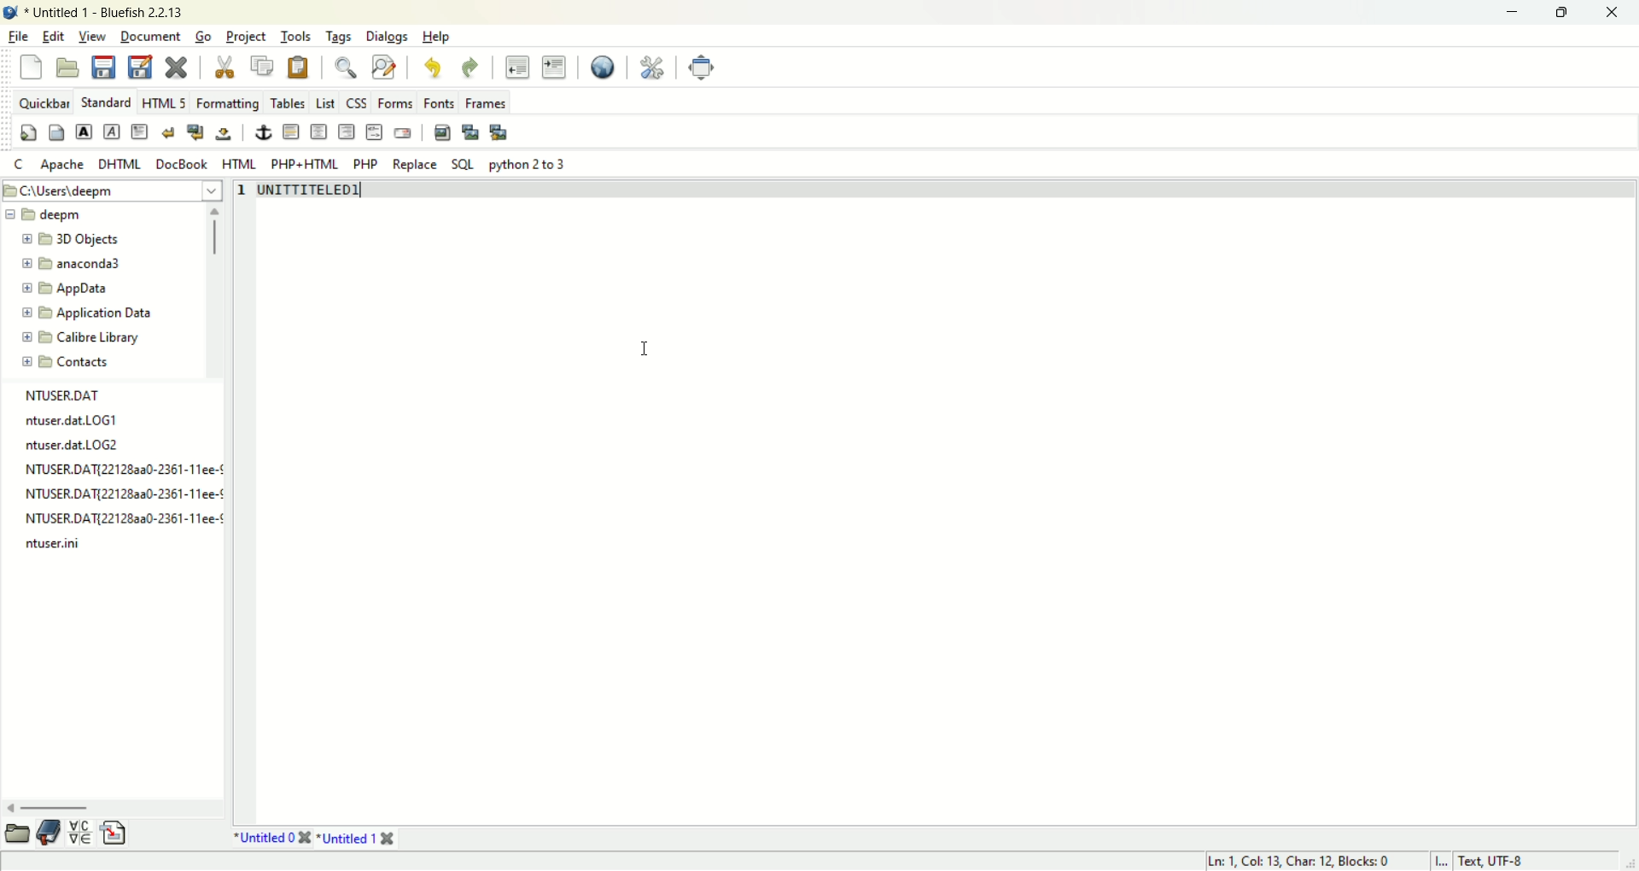 This screenshot has height=871, width=1639. Describe the element at coordinates (602, 67) in the screenshot. I see `preview in browser` at that location.